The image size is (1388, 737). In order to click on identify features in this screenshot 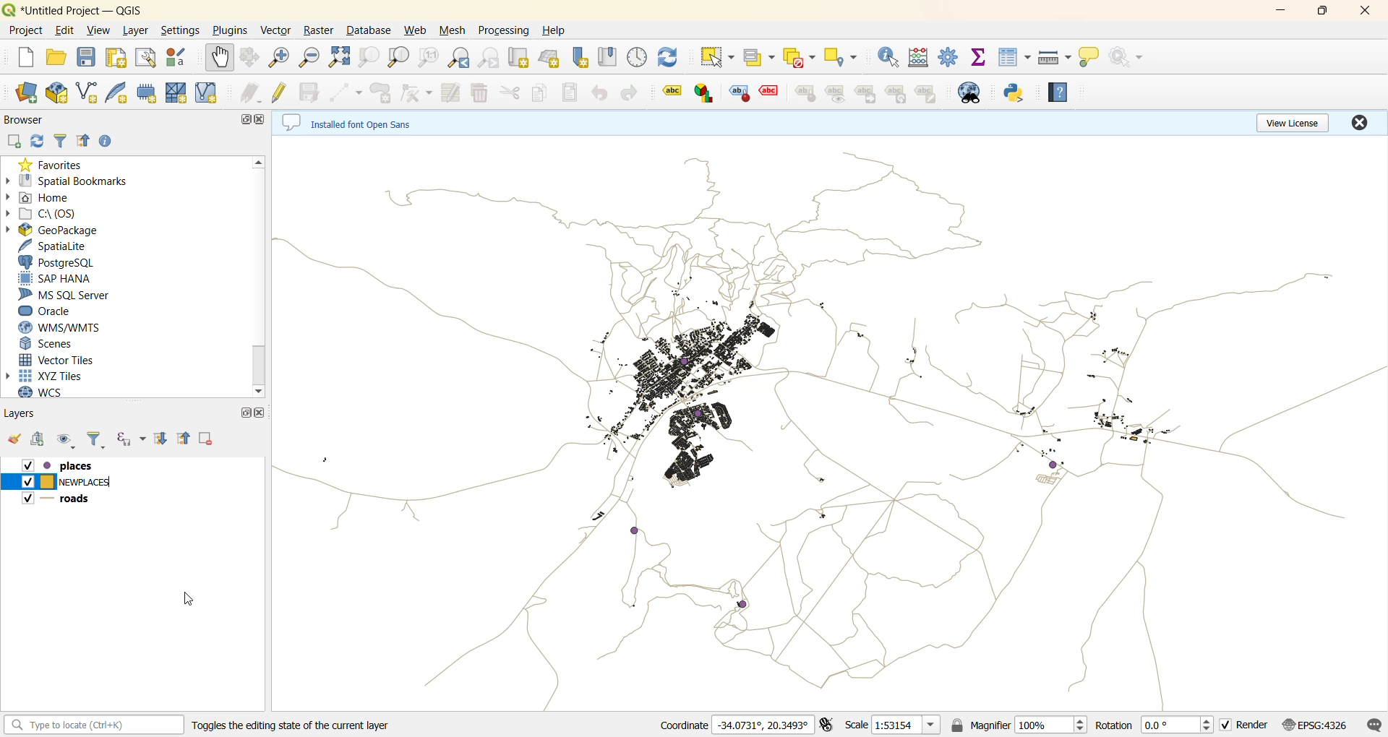, I will do `click(889, 58)`.